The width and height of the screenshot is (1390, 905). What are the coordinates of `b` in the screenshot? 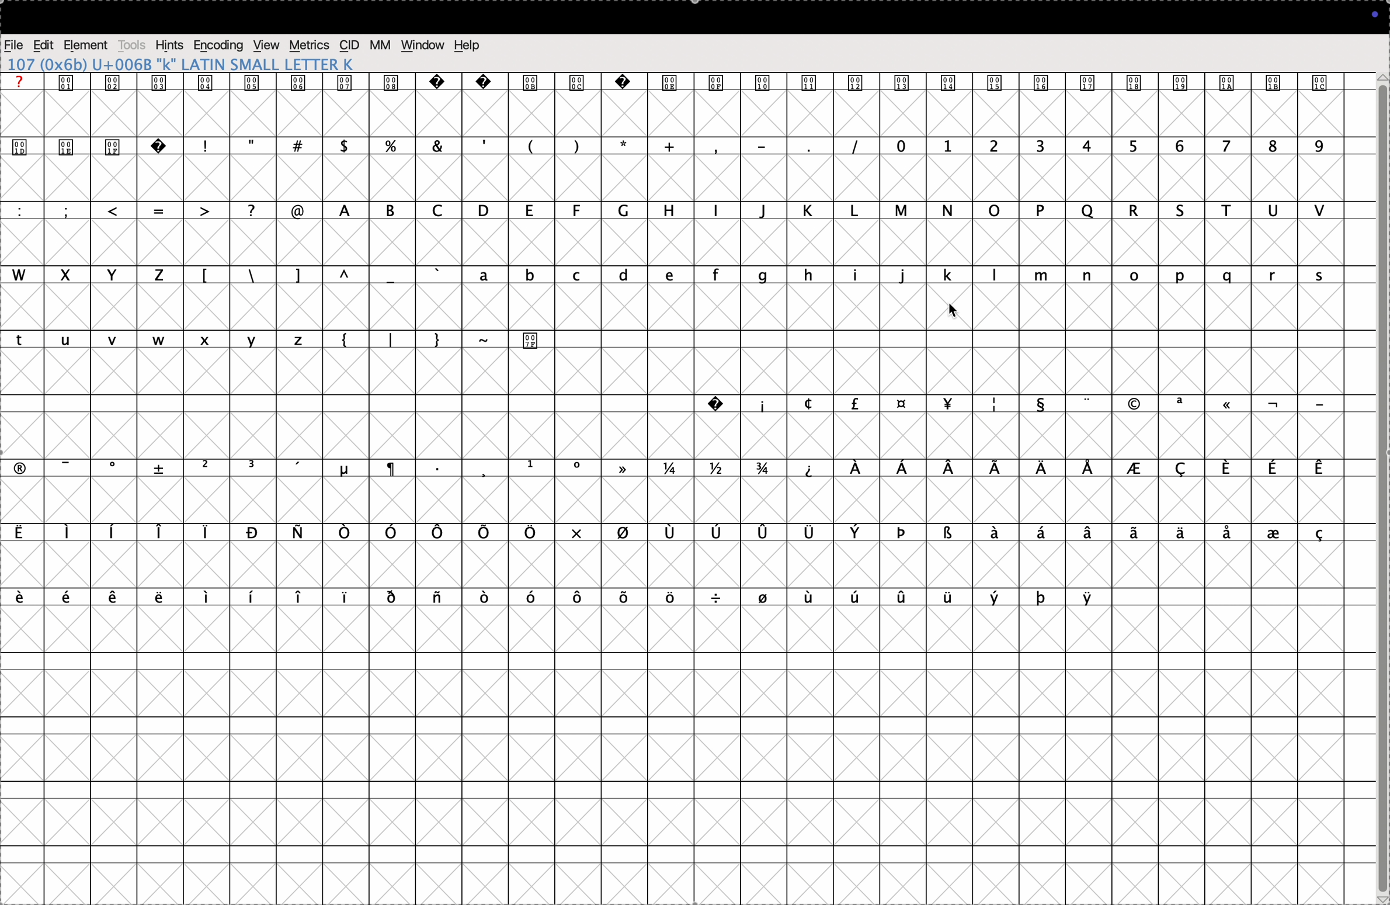 It's located at (388, 211).